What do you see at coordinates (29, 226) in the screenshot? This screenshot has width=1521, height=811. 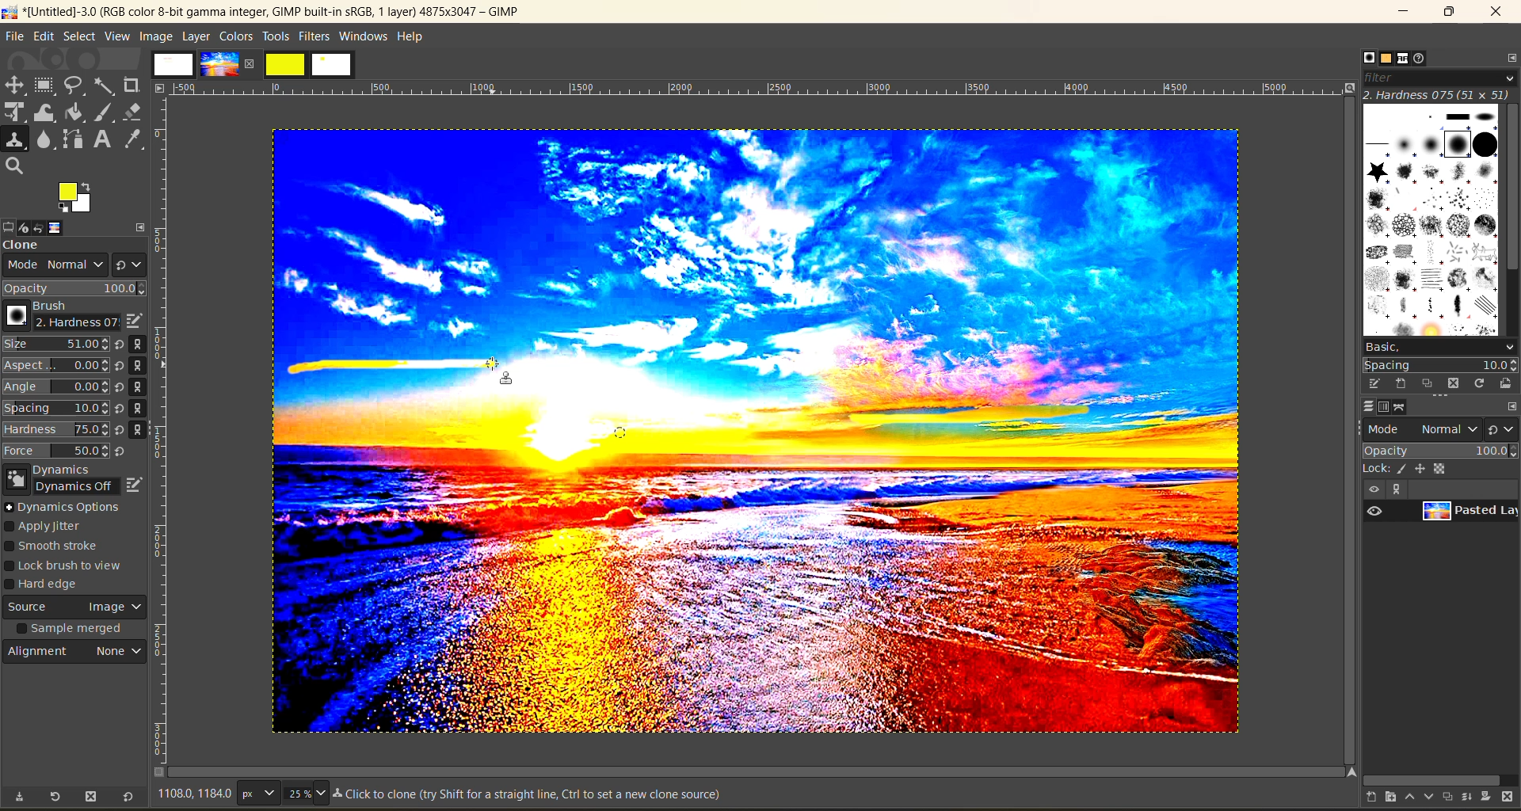 I see `device status` at bounding box center [29, 226].